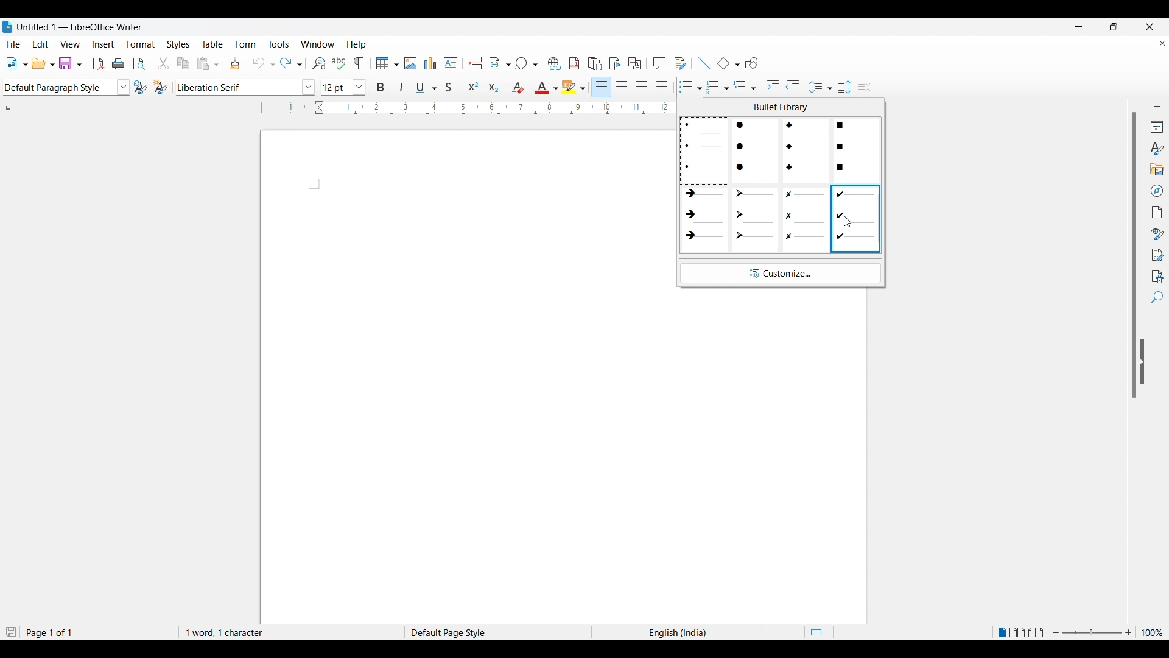 Image resolution: width=1169 pixels, height=658 pixels. What do you see at coordinates (411, 64) in the screenshot?
I see `insert image` at bounding box center [411, 64].